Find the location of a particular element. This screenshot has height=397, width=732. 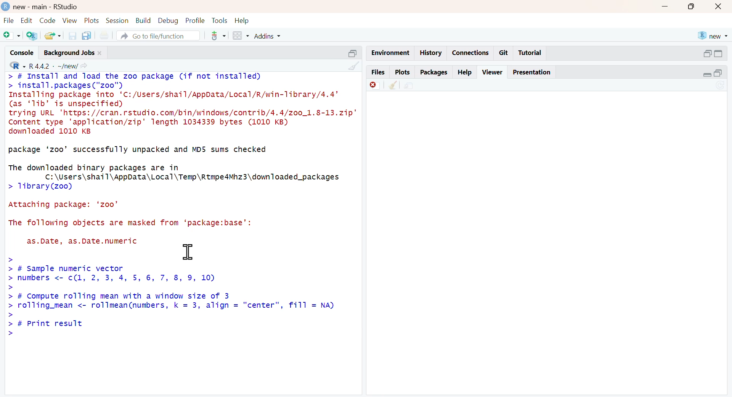

Tutorial  is located at coordinates (530, 53).